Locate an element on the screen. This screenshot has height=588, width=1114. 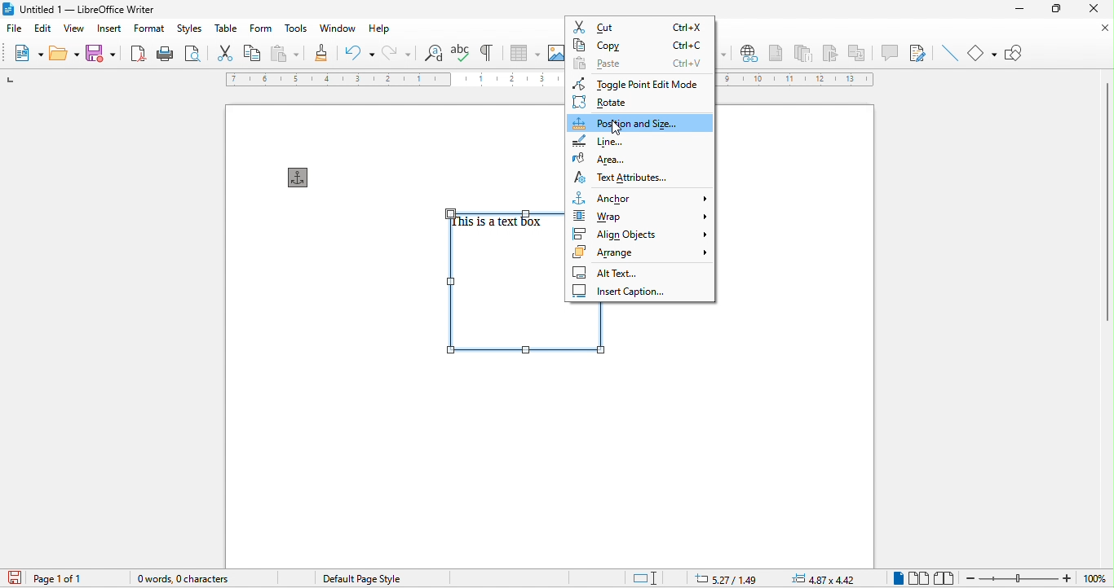
libreoffice logo is located at coordinates (8, 9).